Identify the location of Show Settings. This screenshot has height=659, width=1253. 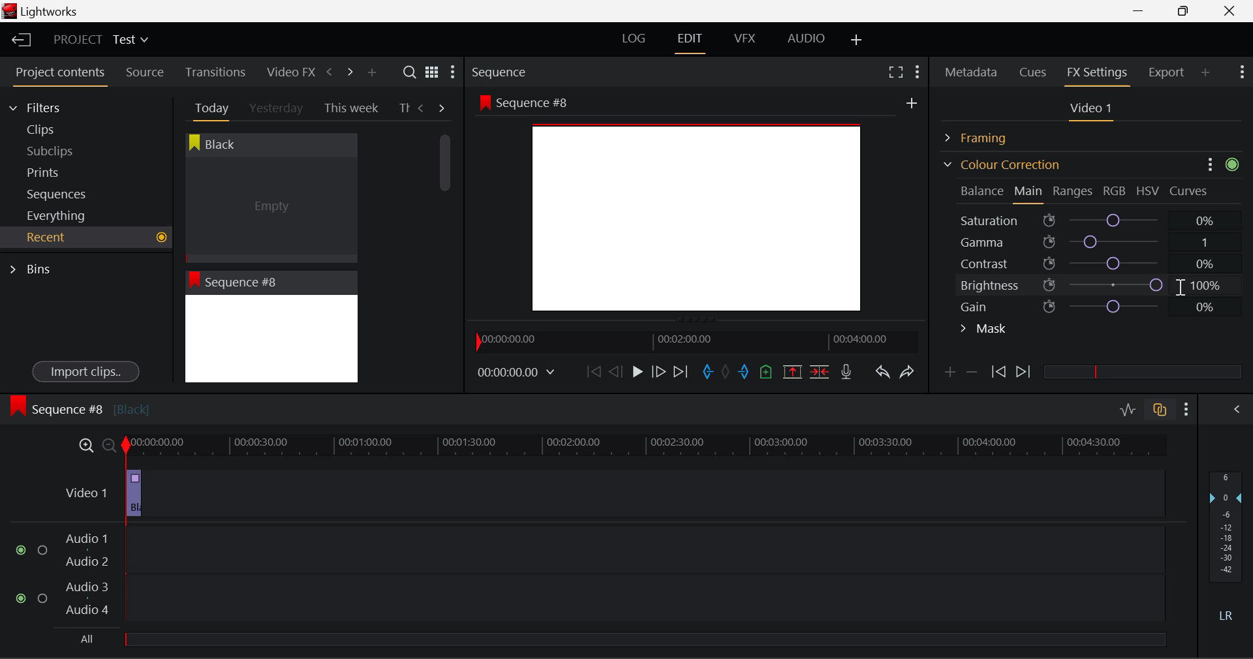
(1187, 409).